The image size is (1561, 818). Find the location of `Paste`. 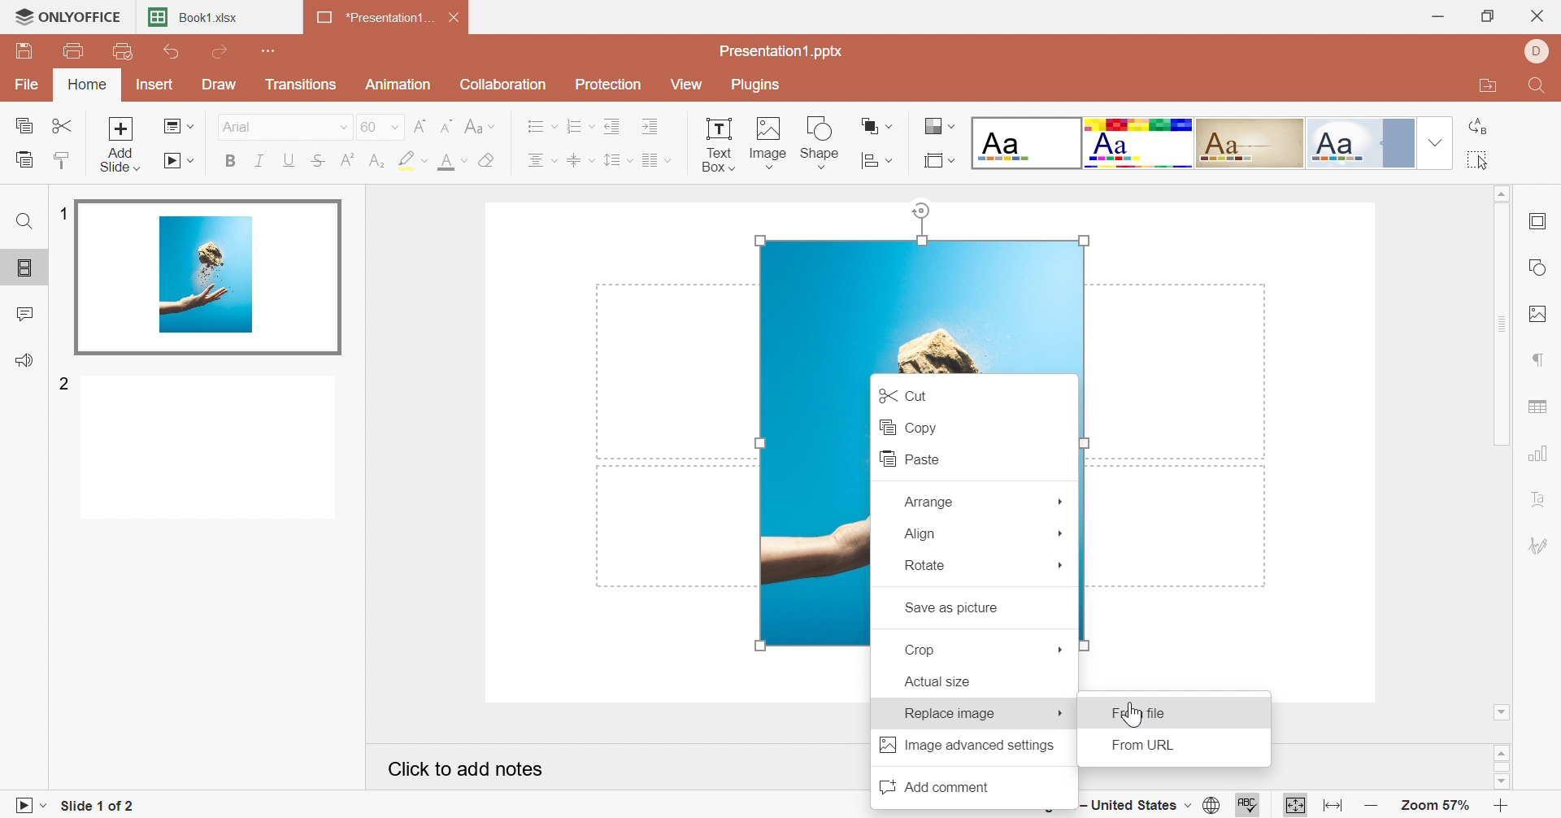

Paste is located at coordinates (23, 159).